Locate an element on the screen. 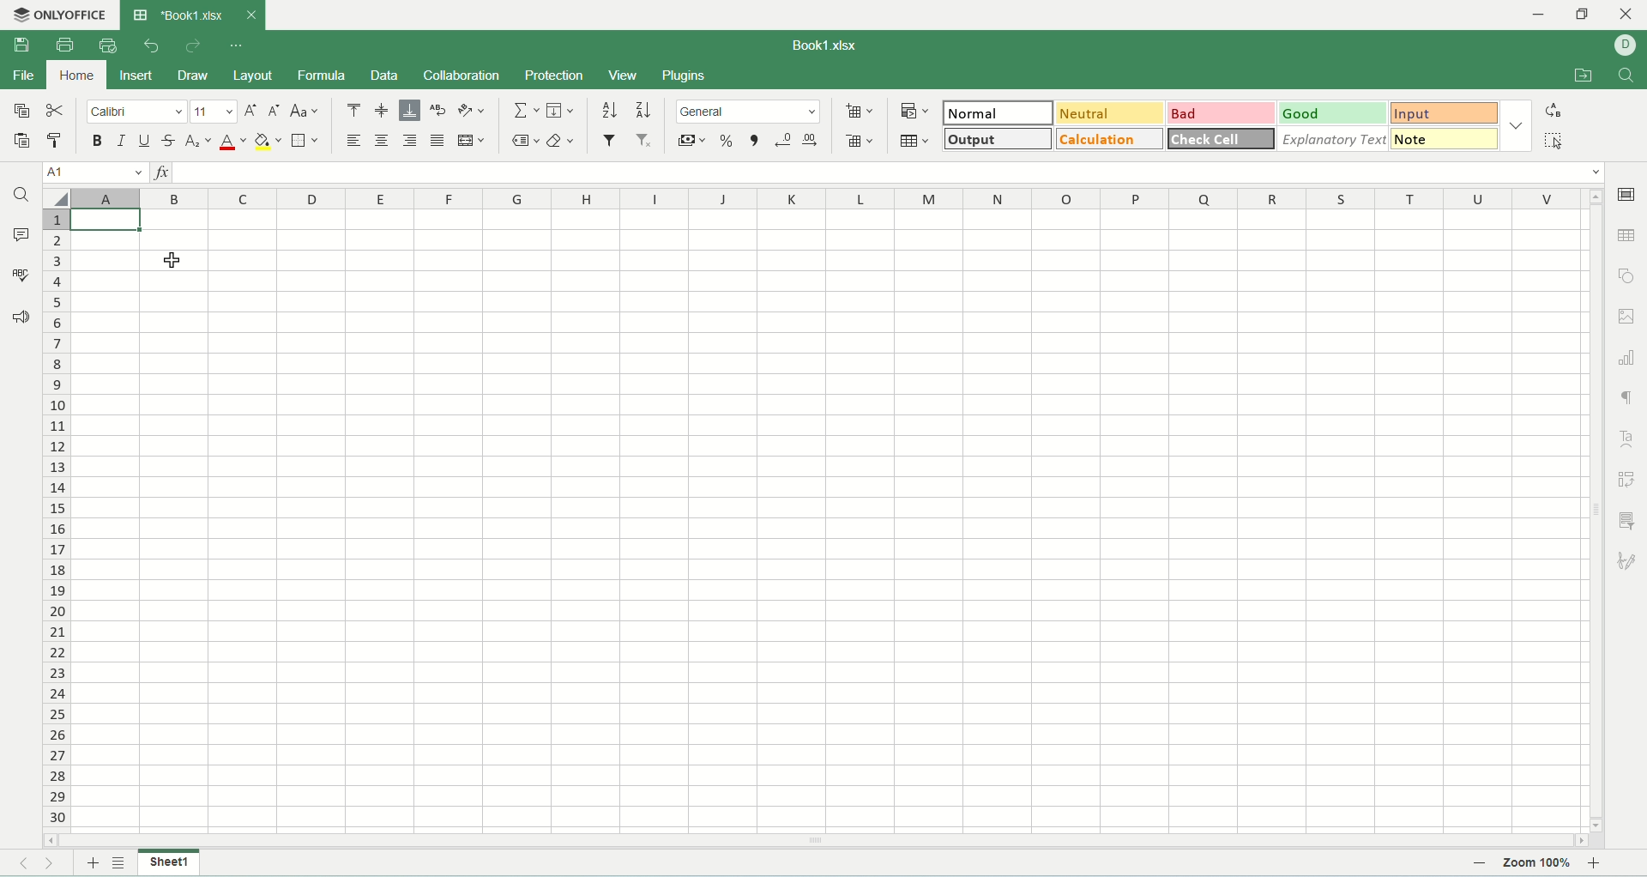  fill is located at coordinates (561, 110).